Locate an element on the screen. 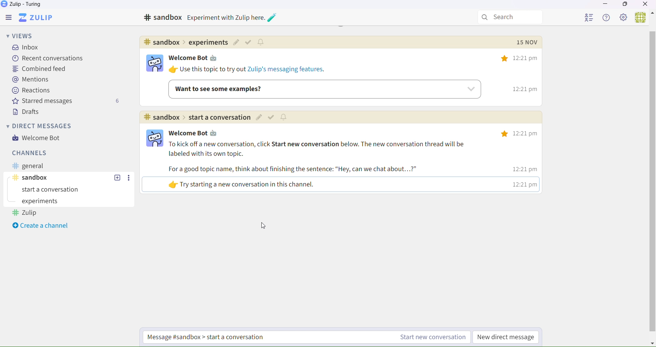 The image size is (656, 347). Start a new conversation is located at coordinates (238, 337).